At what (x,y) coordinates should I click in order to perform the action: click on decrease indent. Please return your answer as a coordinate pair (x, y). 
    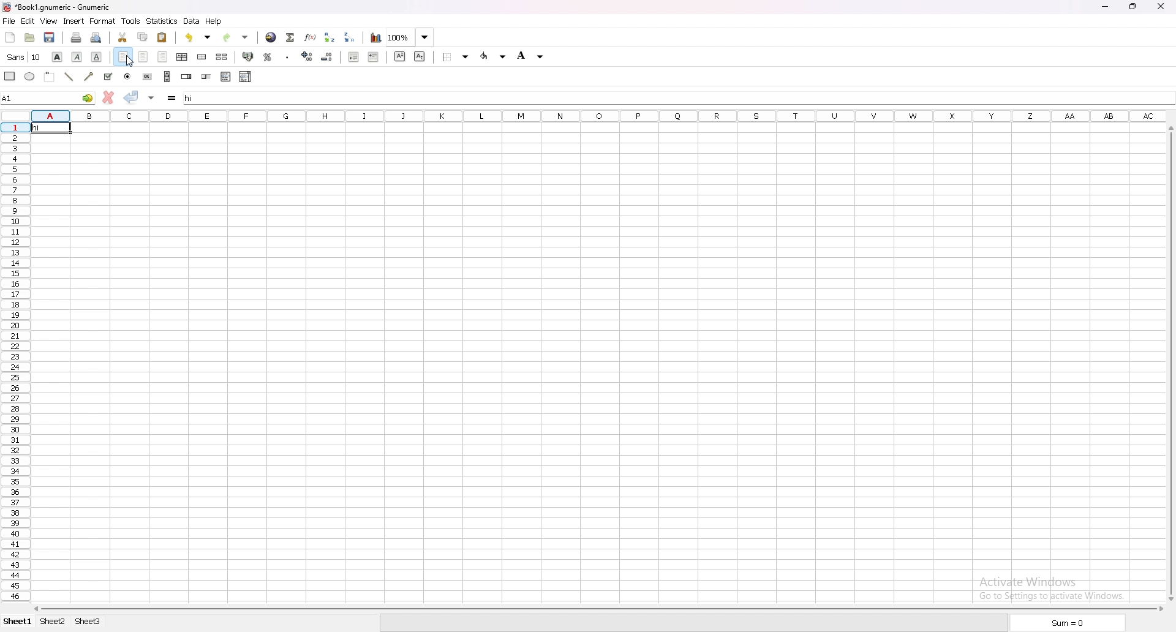
    Looking at the image, I should click on (355, 56).